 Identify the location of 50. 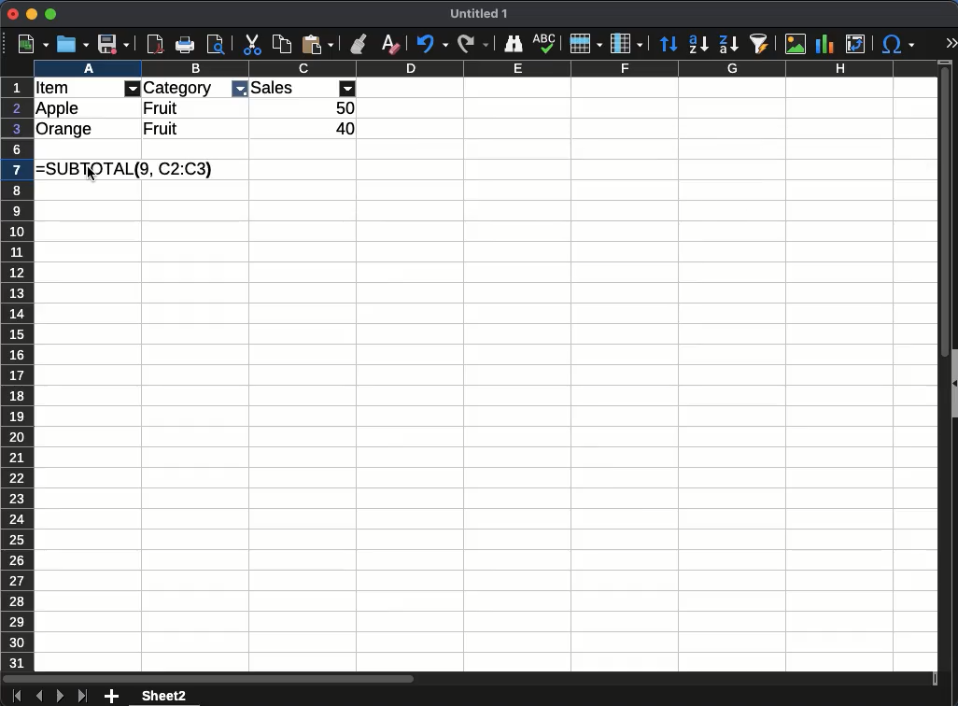
(345, 108).